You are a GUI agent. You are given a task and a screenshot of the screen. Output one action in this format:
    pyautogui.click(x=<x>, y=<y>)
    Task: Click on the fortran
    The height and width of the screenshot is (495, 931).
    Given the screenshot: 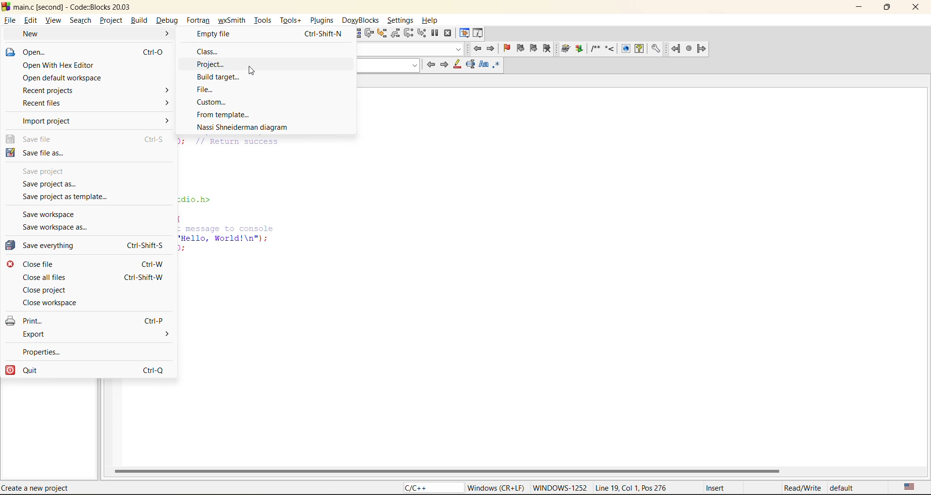 What is the action you would take?
    pyautogui.click(x=198, y=20)
    